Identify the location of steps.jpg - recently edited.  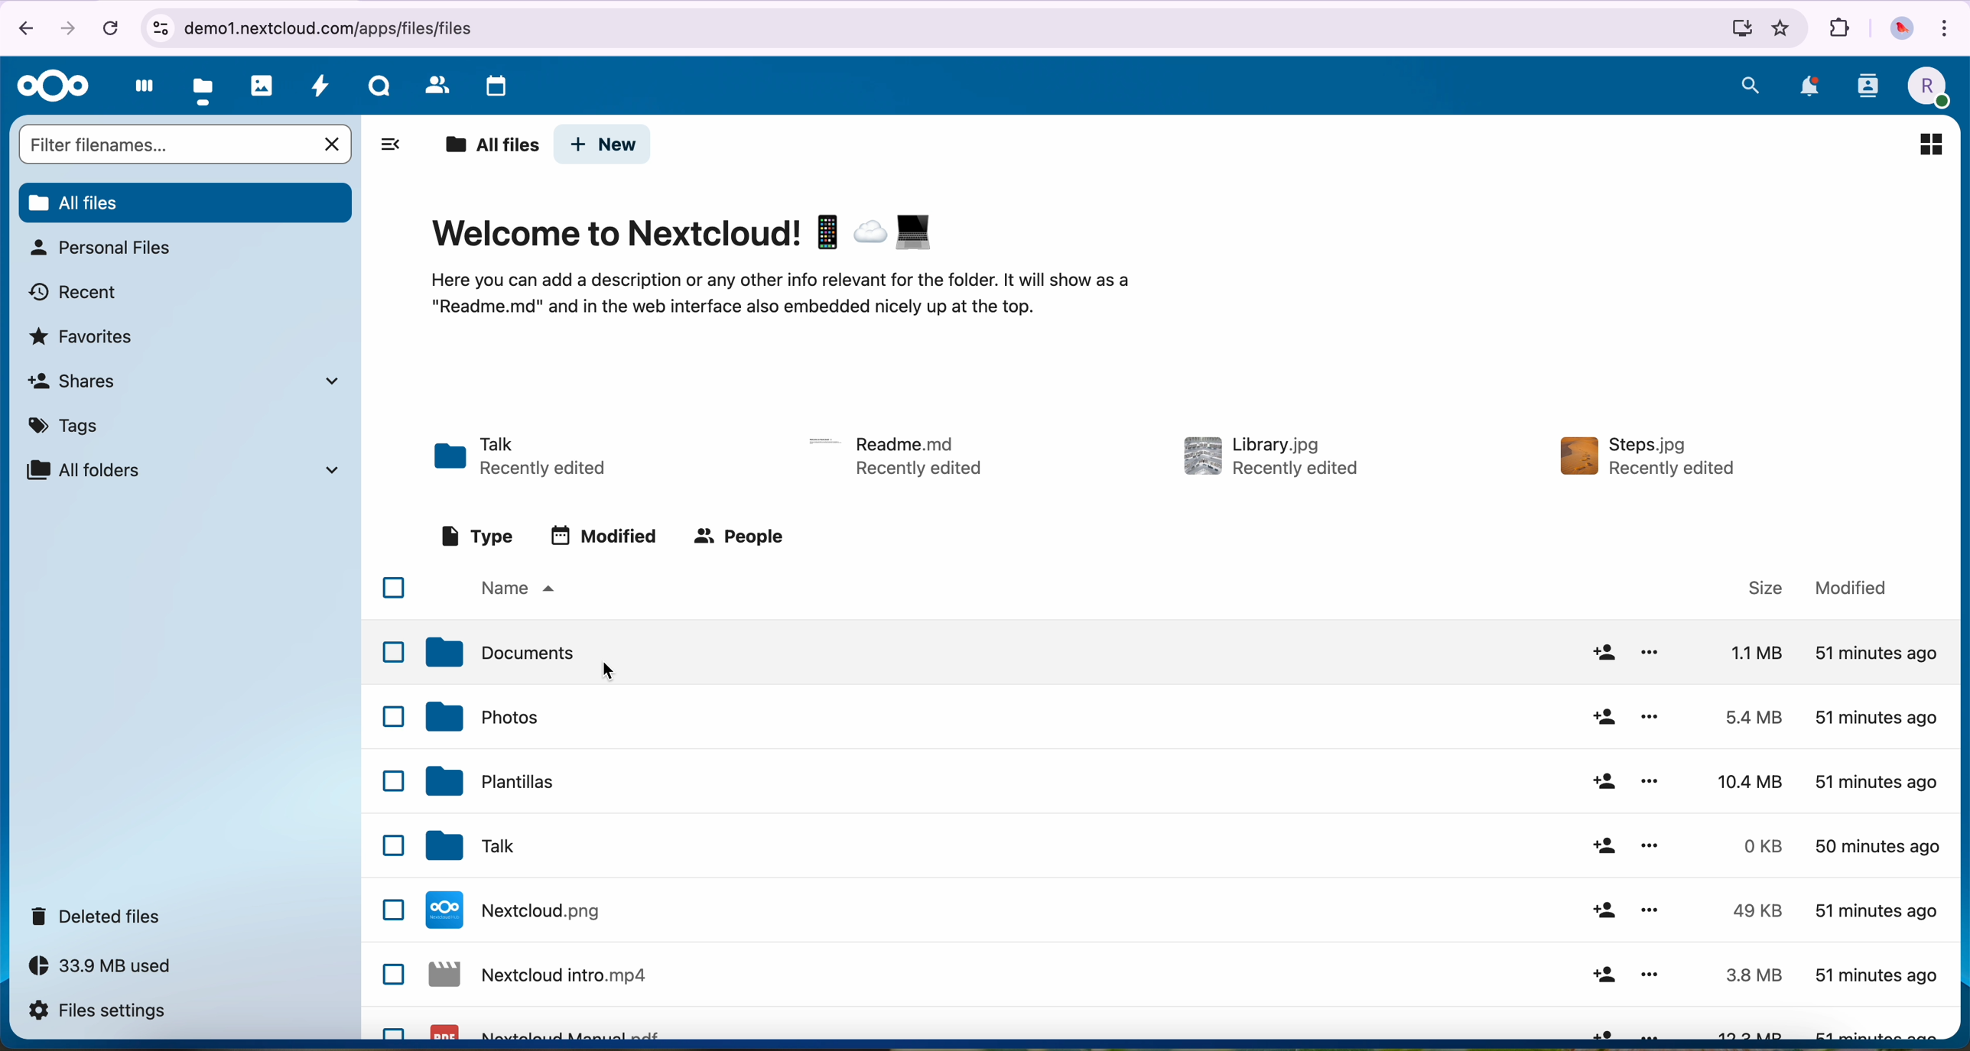
(1653, 457).